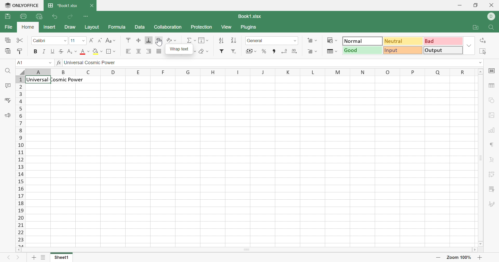 The width and height of the screenshot is (499, 262). I want to click on image settings, so click(493, 117).